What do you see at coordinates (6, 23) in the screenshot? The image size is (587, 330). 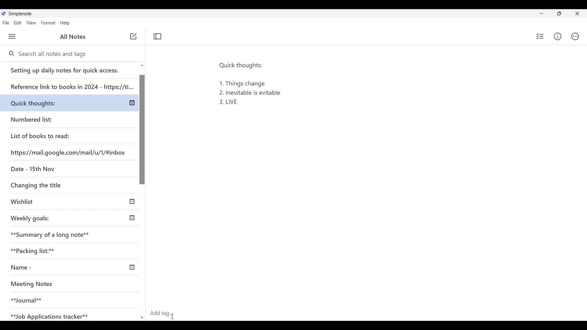 I see `File menu` at bounding box center [6, 23].